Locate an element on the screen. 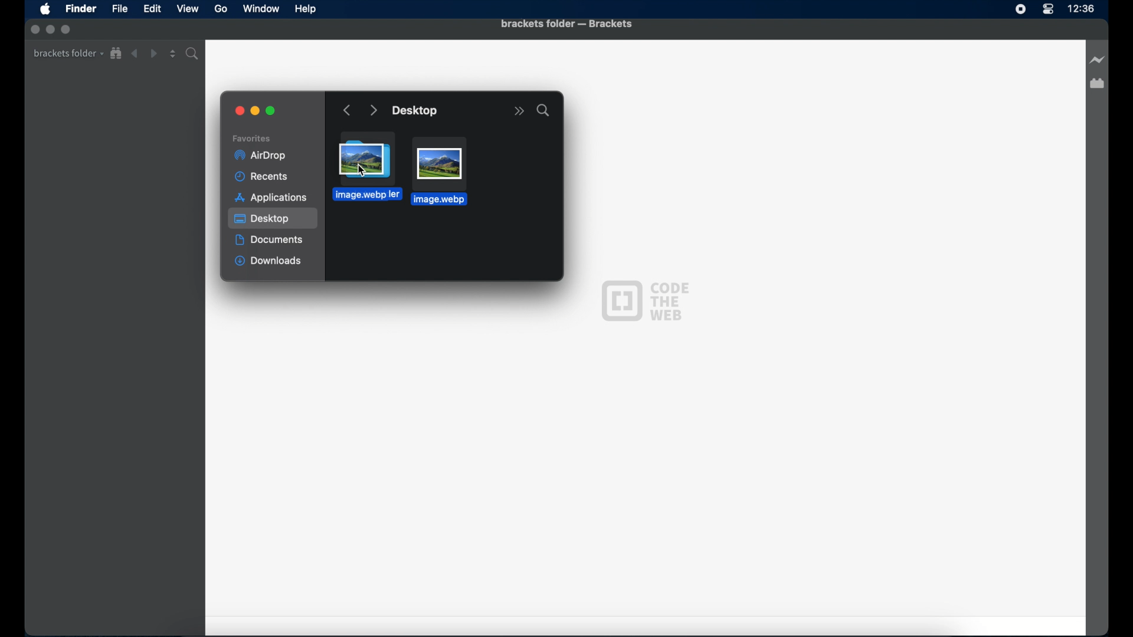 This screenshot has width=1133, height=637. screen recorder icon is located at coordinates (1021, 10).